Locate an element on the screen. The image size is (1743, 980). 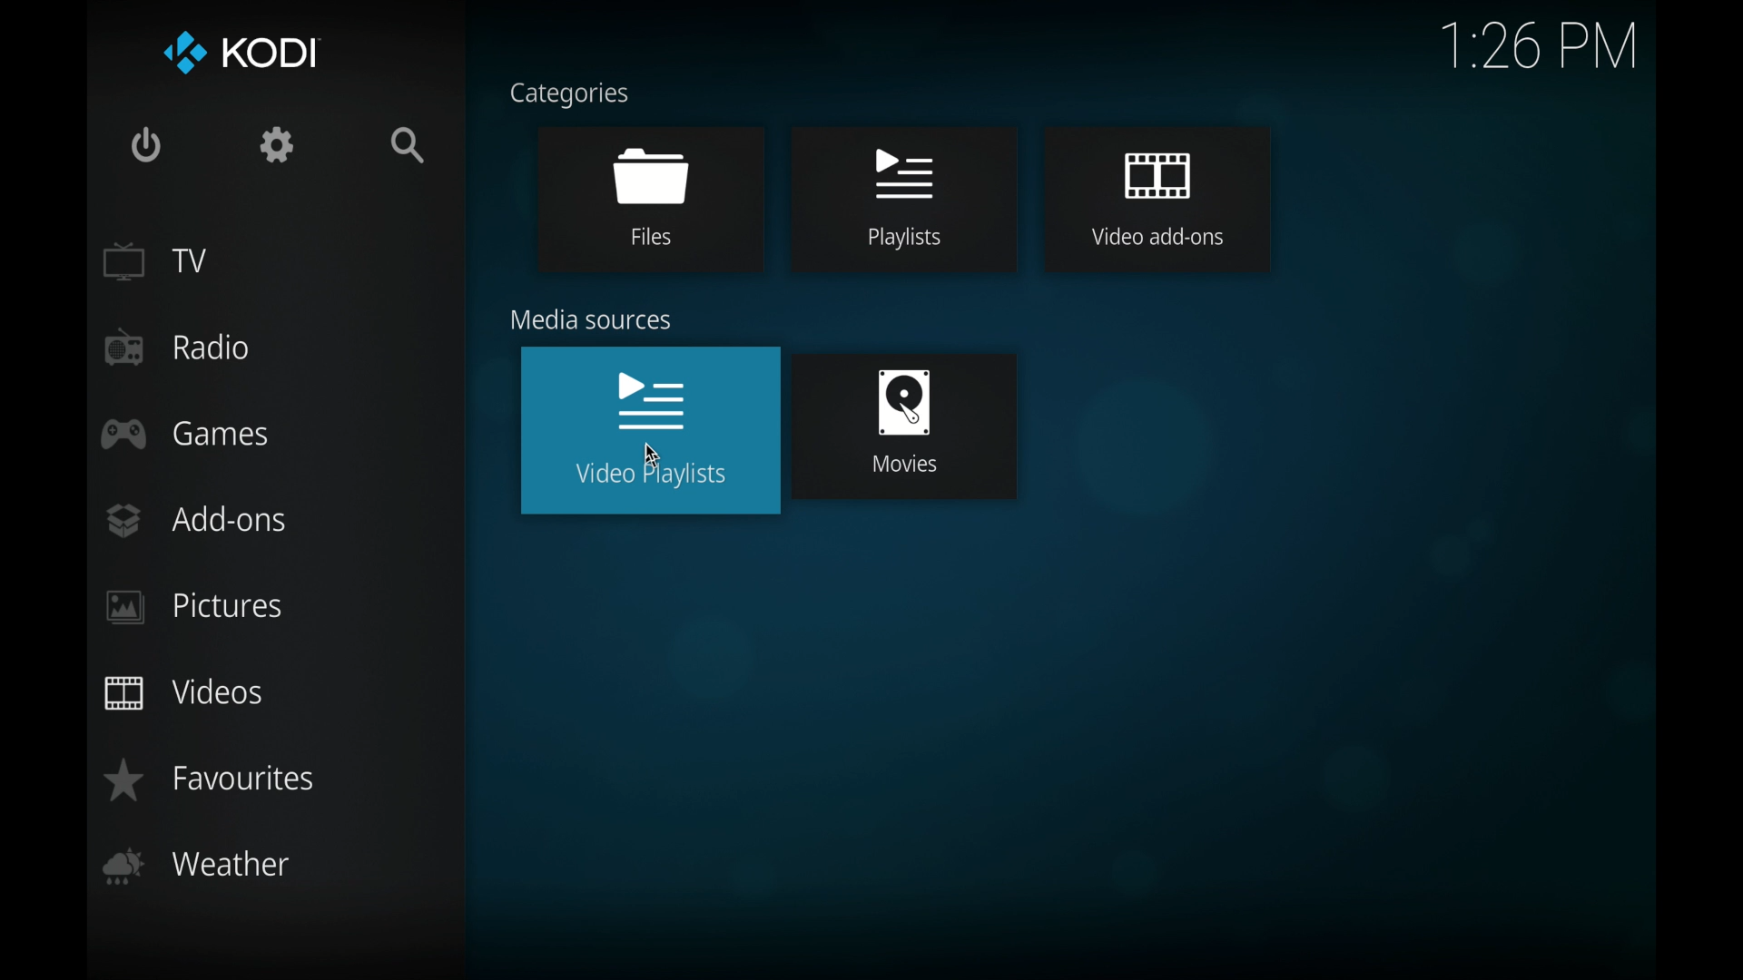
playlists is located at coordinates (901, 201).